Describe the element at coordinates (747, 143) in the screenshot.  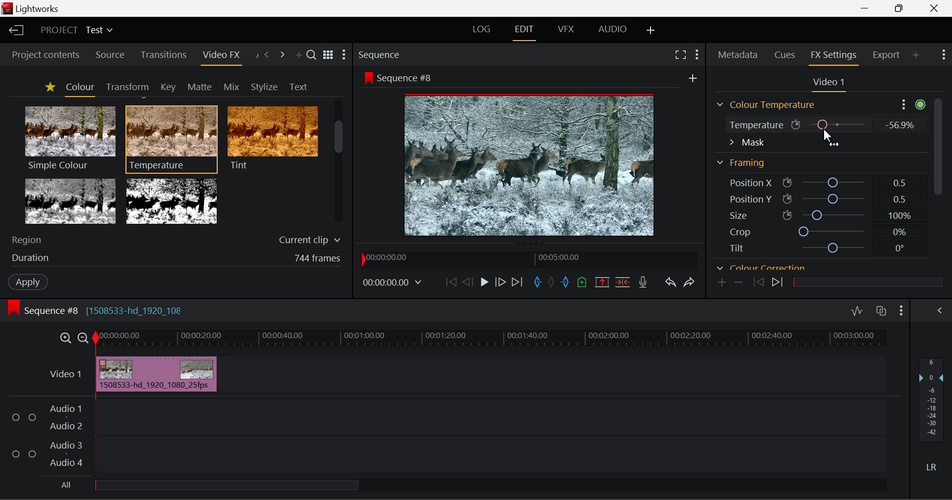
I see `Mask` at that location.